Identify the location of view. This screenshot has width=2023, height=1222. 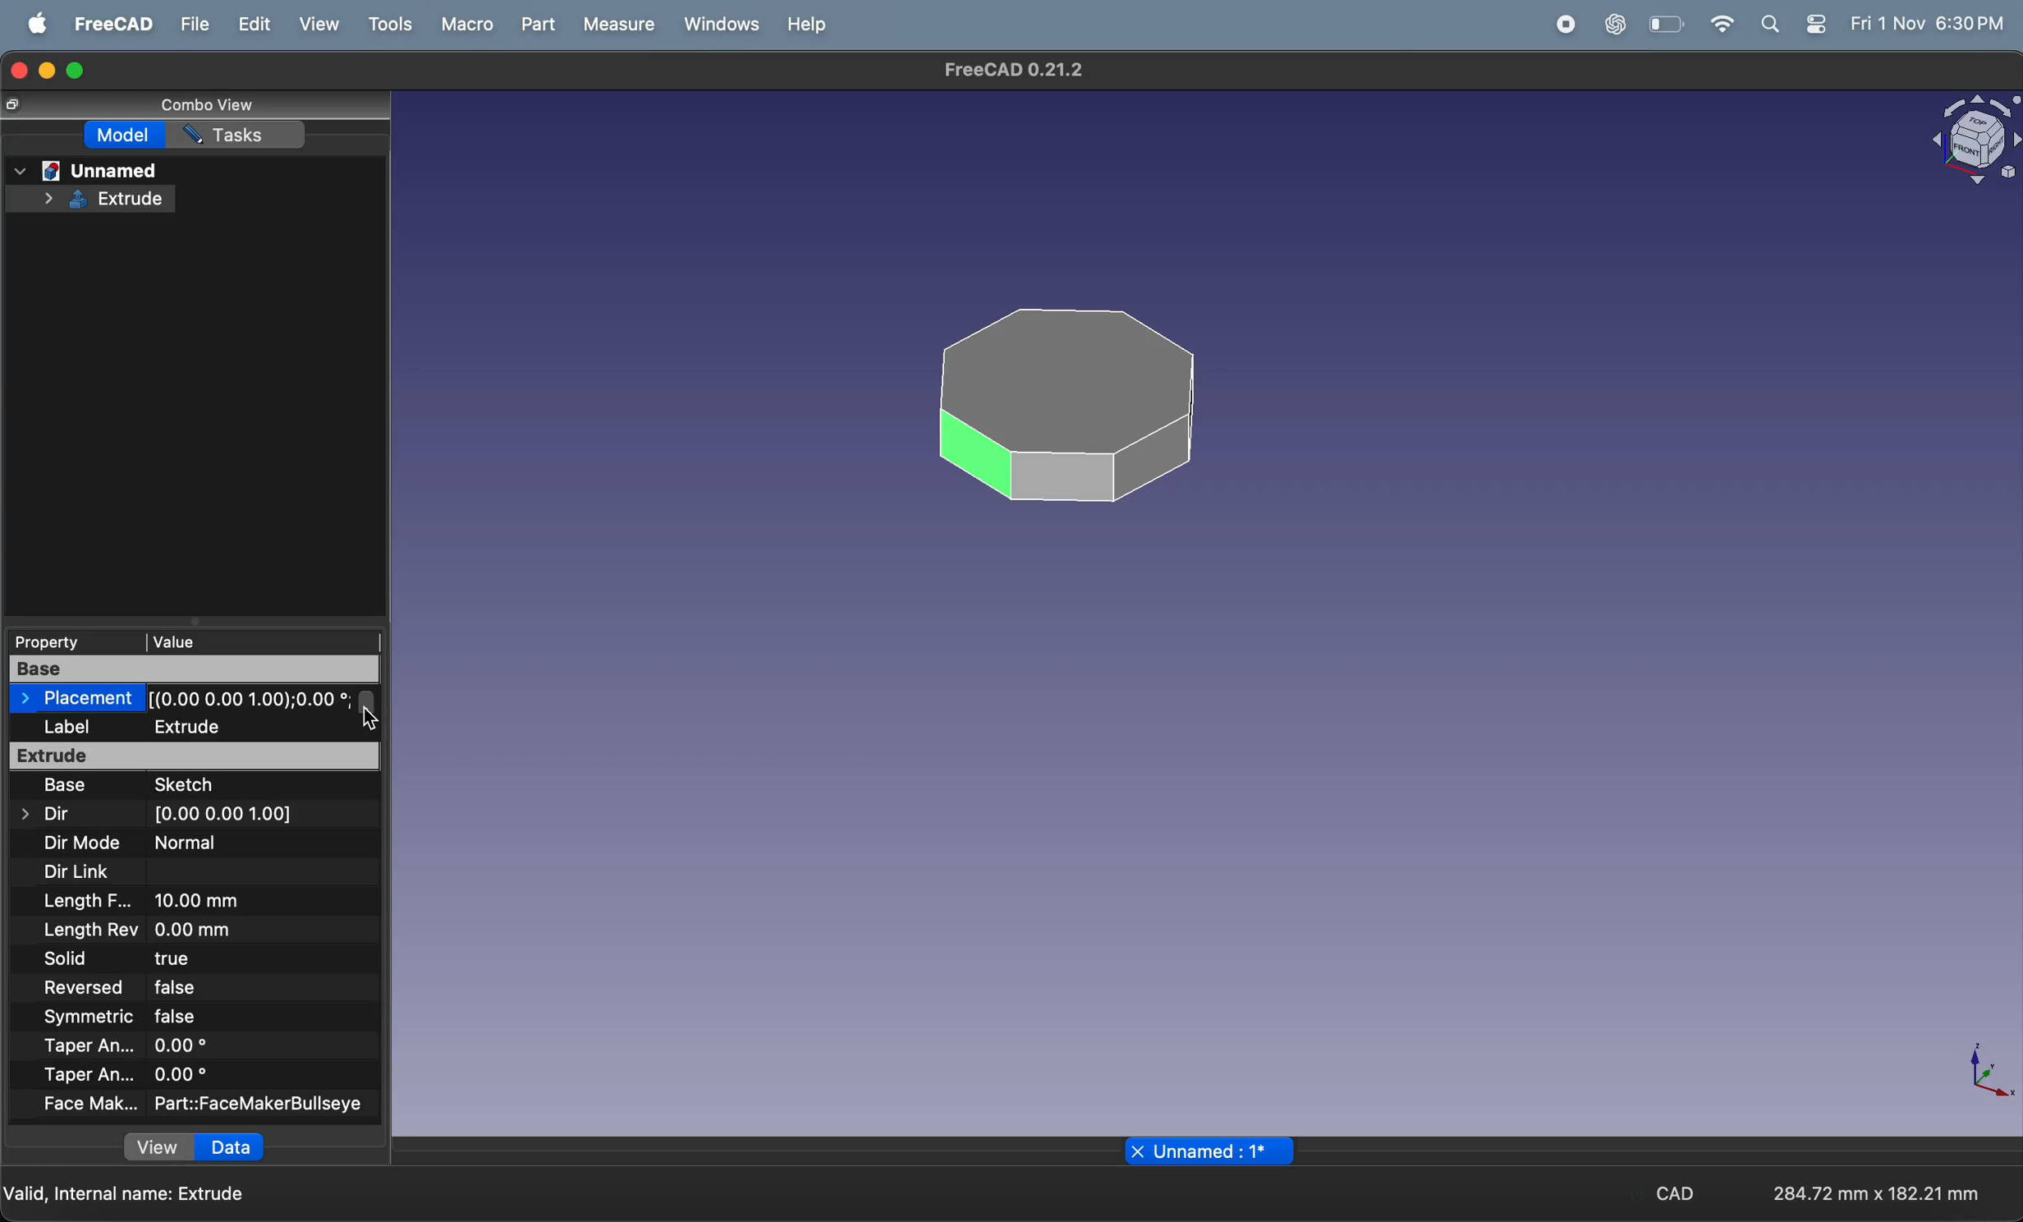
(318, 25).